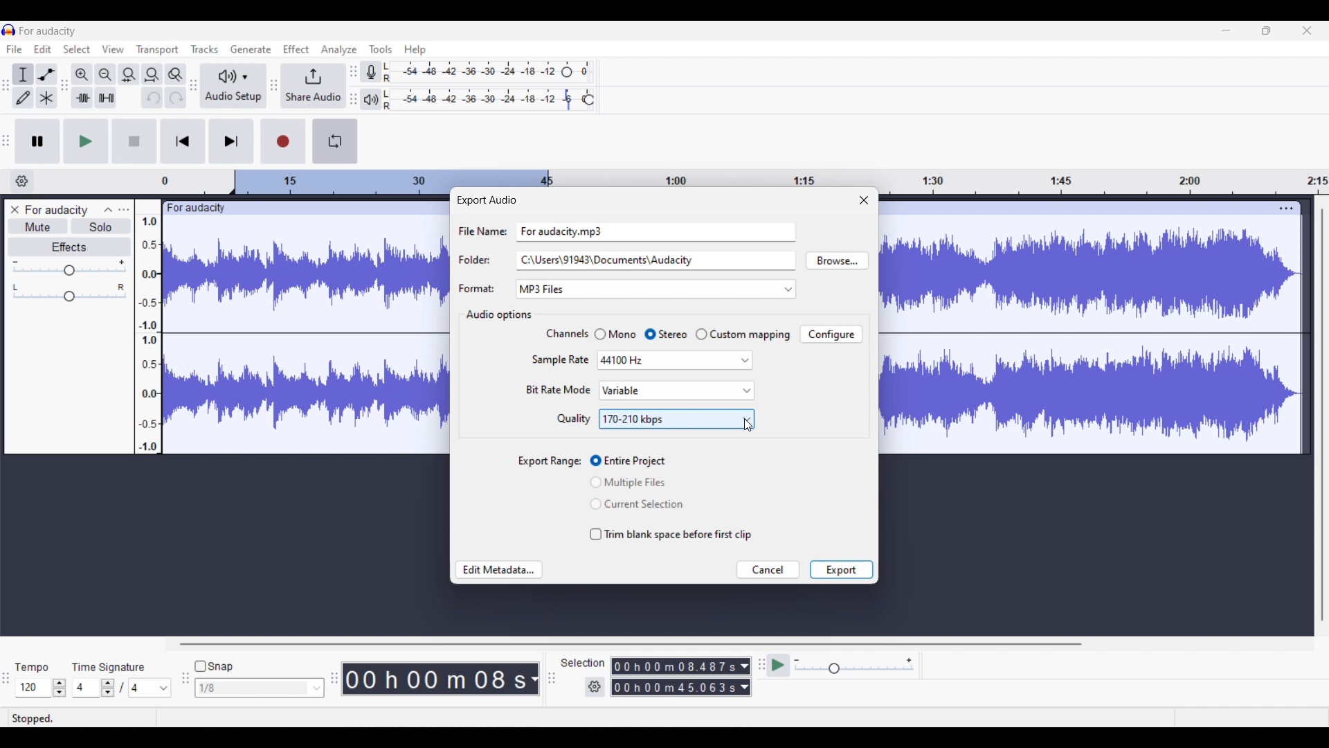  What do you see at coordinates (124, 209) in the screenshot?
I see `Open menu` at bounding box center [124, 209].